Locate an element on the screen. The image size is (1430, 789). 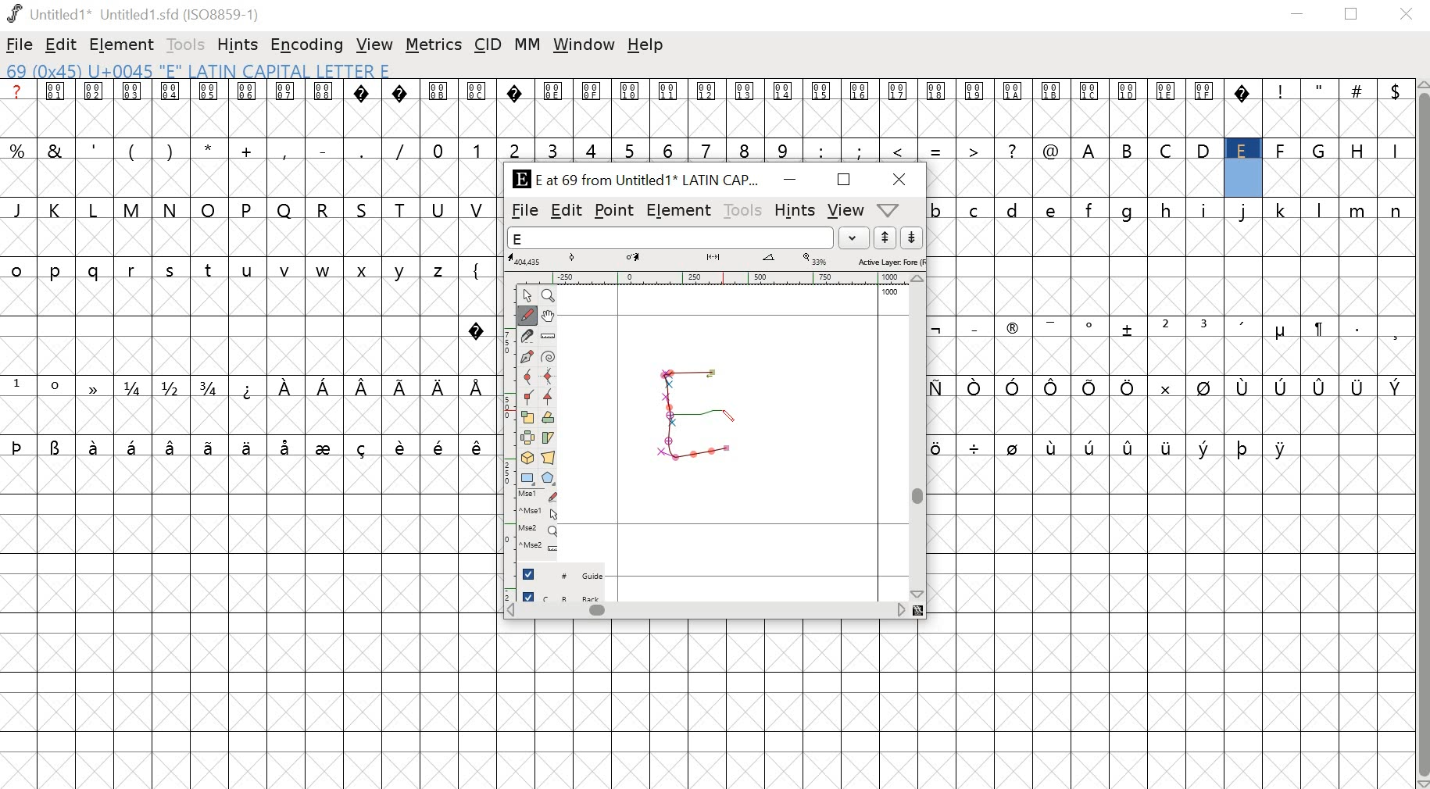
close is located at coordinates (902, 180).